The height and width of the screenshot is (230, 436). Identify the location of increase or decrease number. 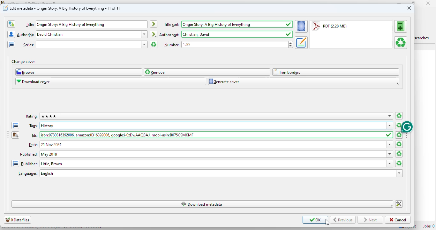
(291, 44).